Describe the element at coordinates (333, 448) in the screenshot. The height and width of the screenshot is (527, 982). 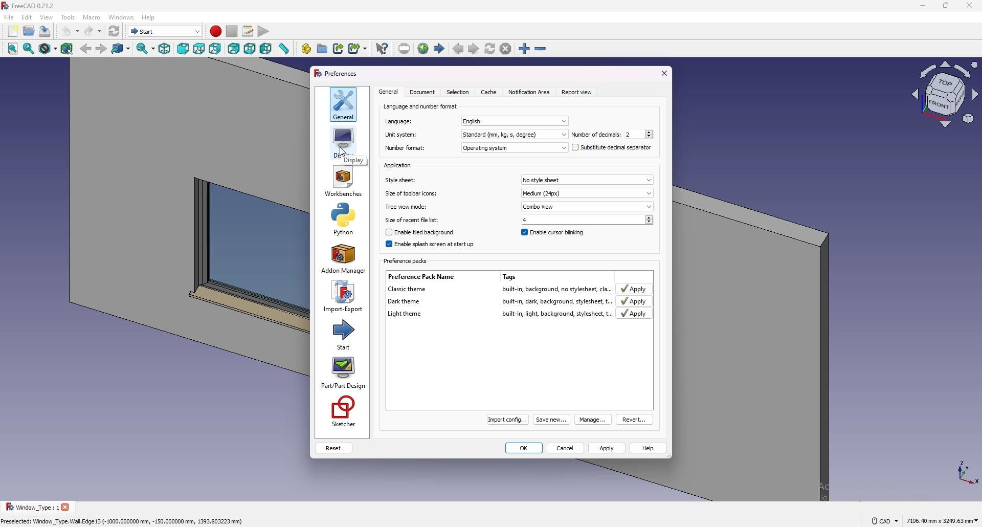
I see `reset` at that location.